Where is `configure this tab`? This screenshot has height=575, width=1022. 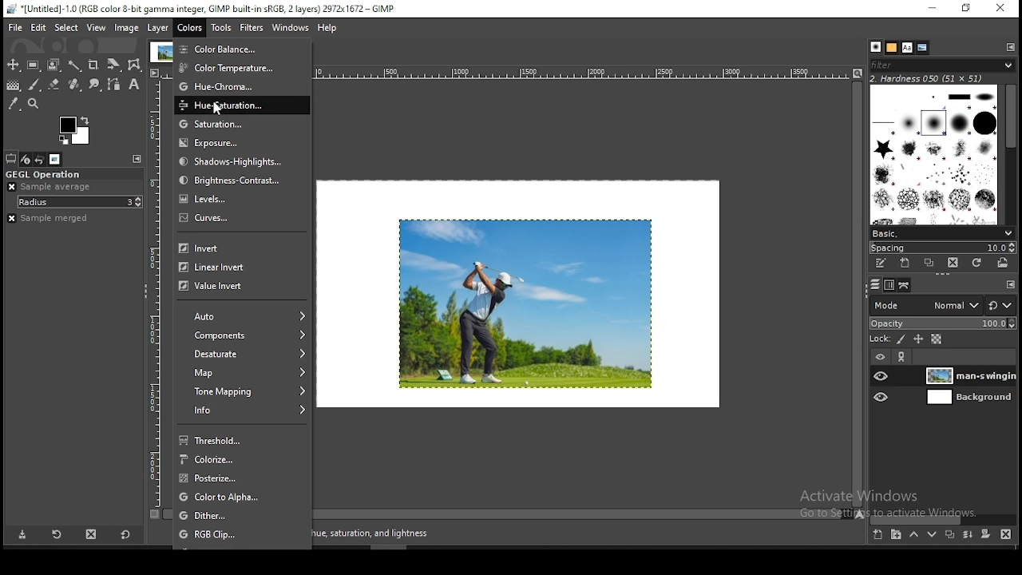
configure this tab is located at coordinates (137, 159).